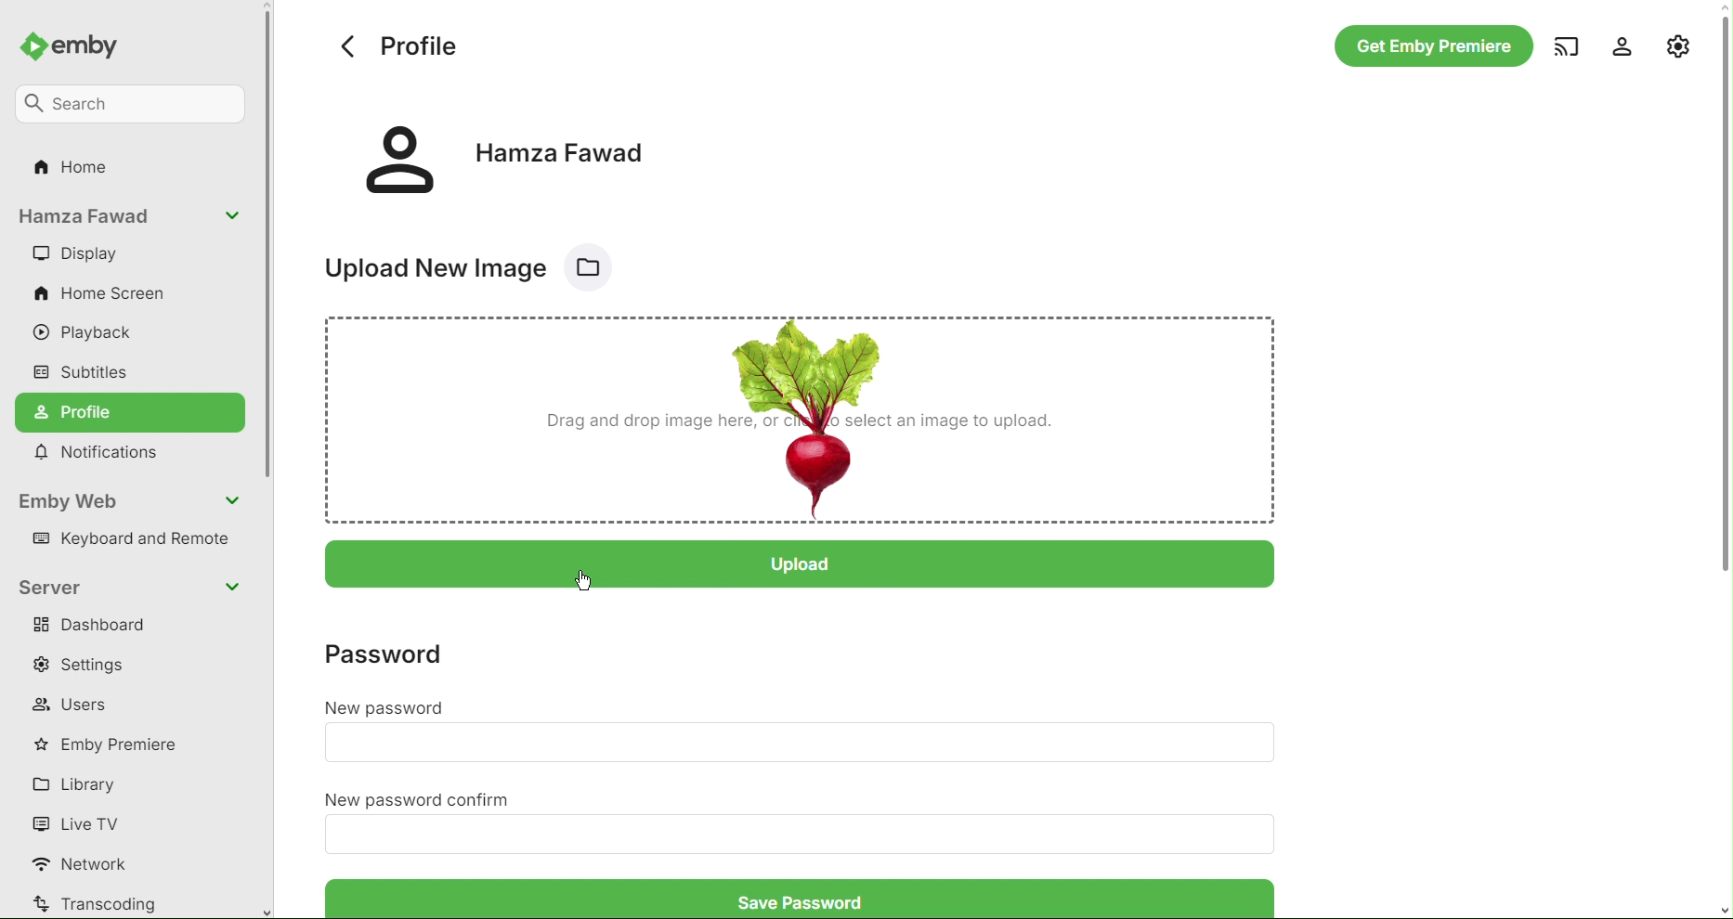 The height and width of the screenshot is (919, 1733). Describe the element at coordinates (93, 334) in the screenshot. I see `Playback` at that location.